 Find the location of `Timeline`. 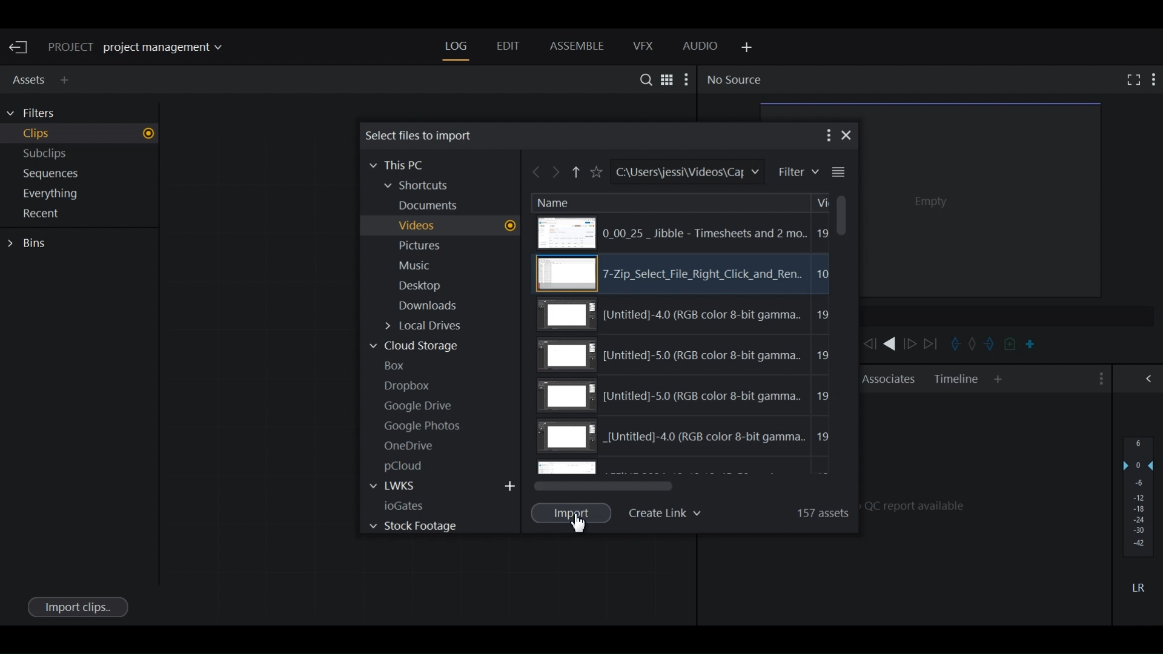

Timeline is located at coordinates (956, 379).